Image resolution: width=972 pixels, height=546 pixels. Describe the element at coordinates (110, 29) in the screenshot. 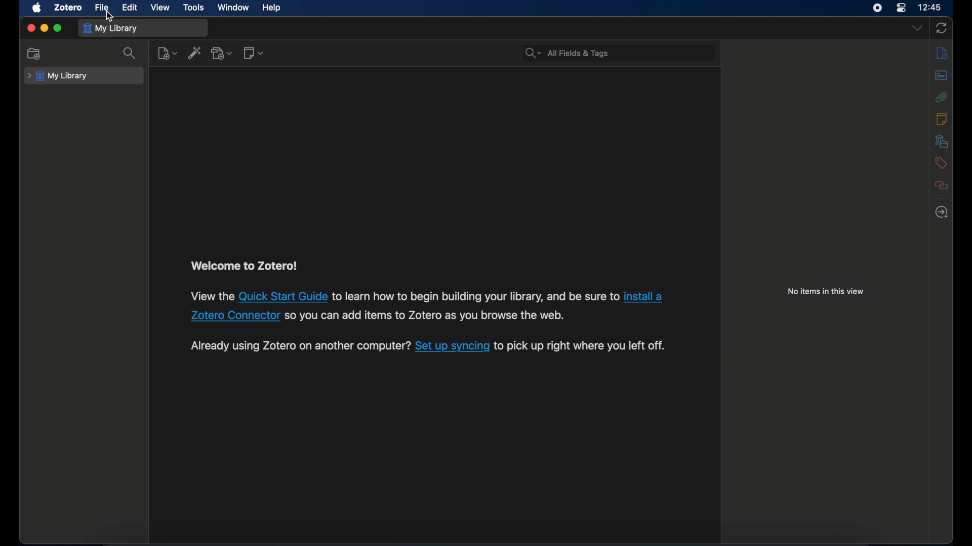

I see `my library` at that location.